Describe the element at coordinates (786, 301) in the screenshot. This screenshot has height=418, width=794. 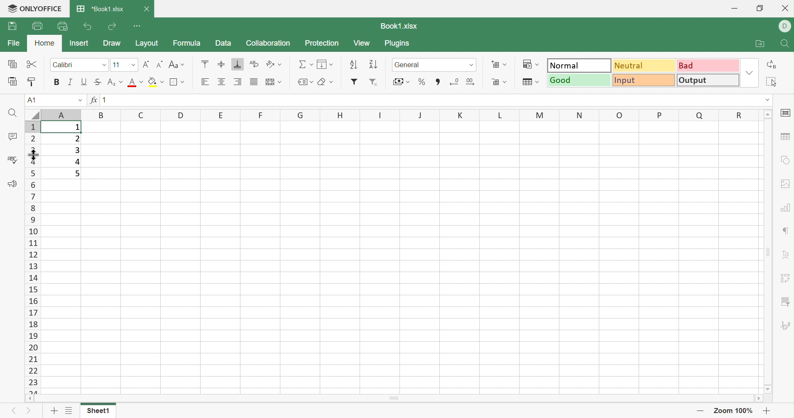
I see `Slicer settings` at that location.